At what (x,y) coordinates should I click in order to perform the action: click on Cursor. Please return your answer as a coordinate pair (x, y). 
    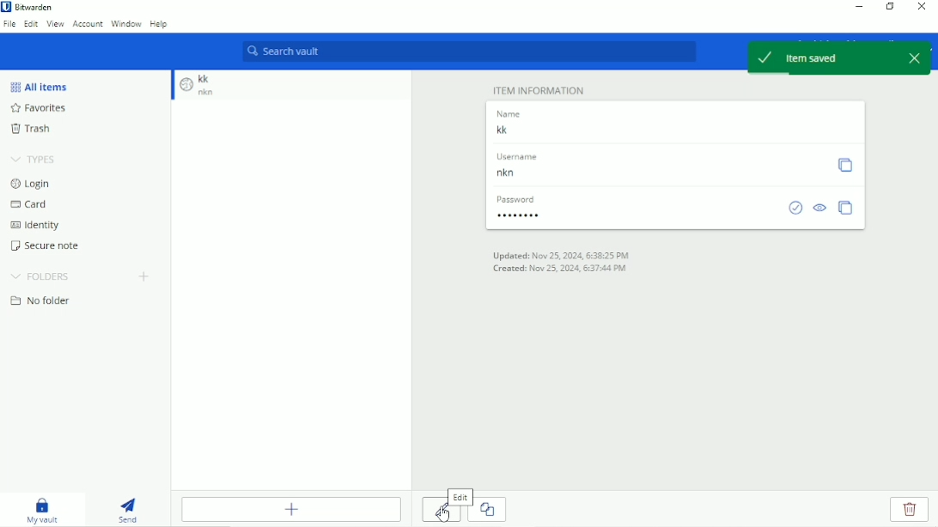
    Looking at the image, I should click on (443, 517).